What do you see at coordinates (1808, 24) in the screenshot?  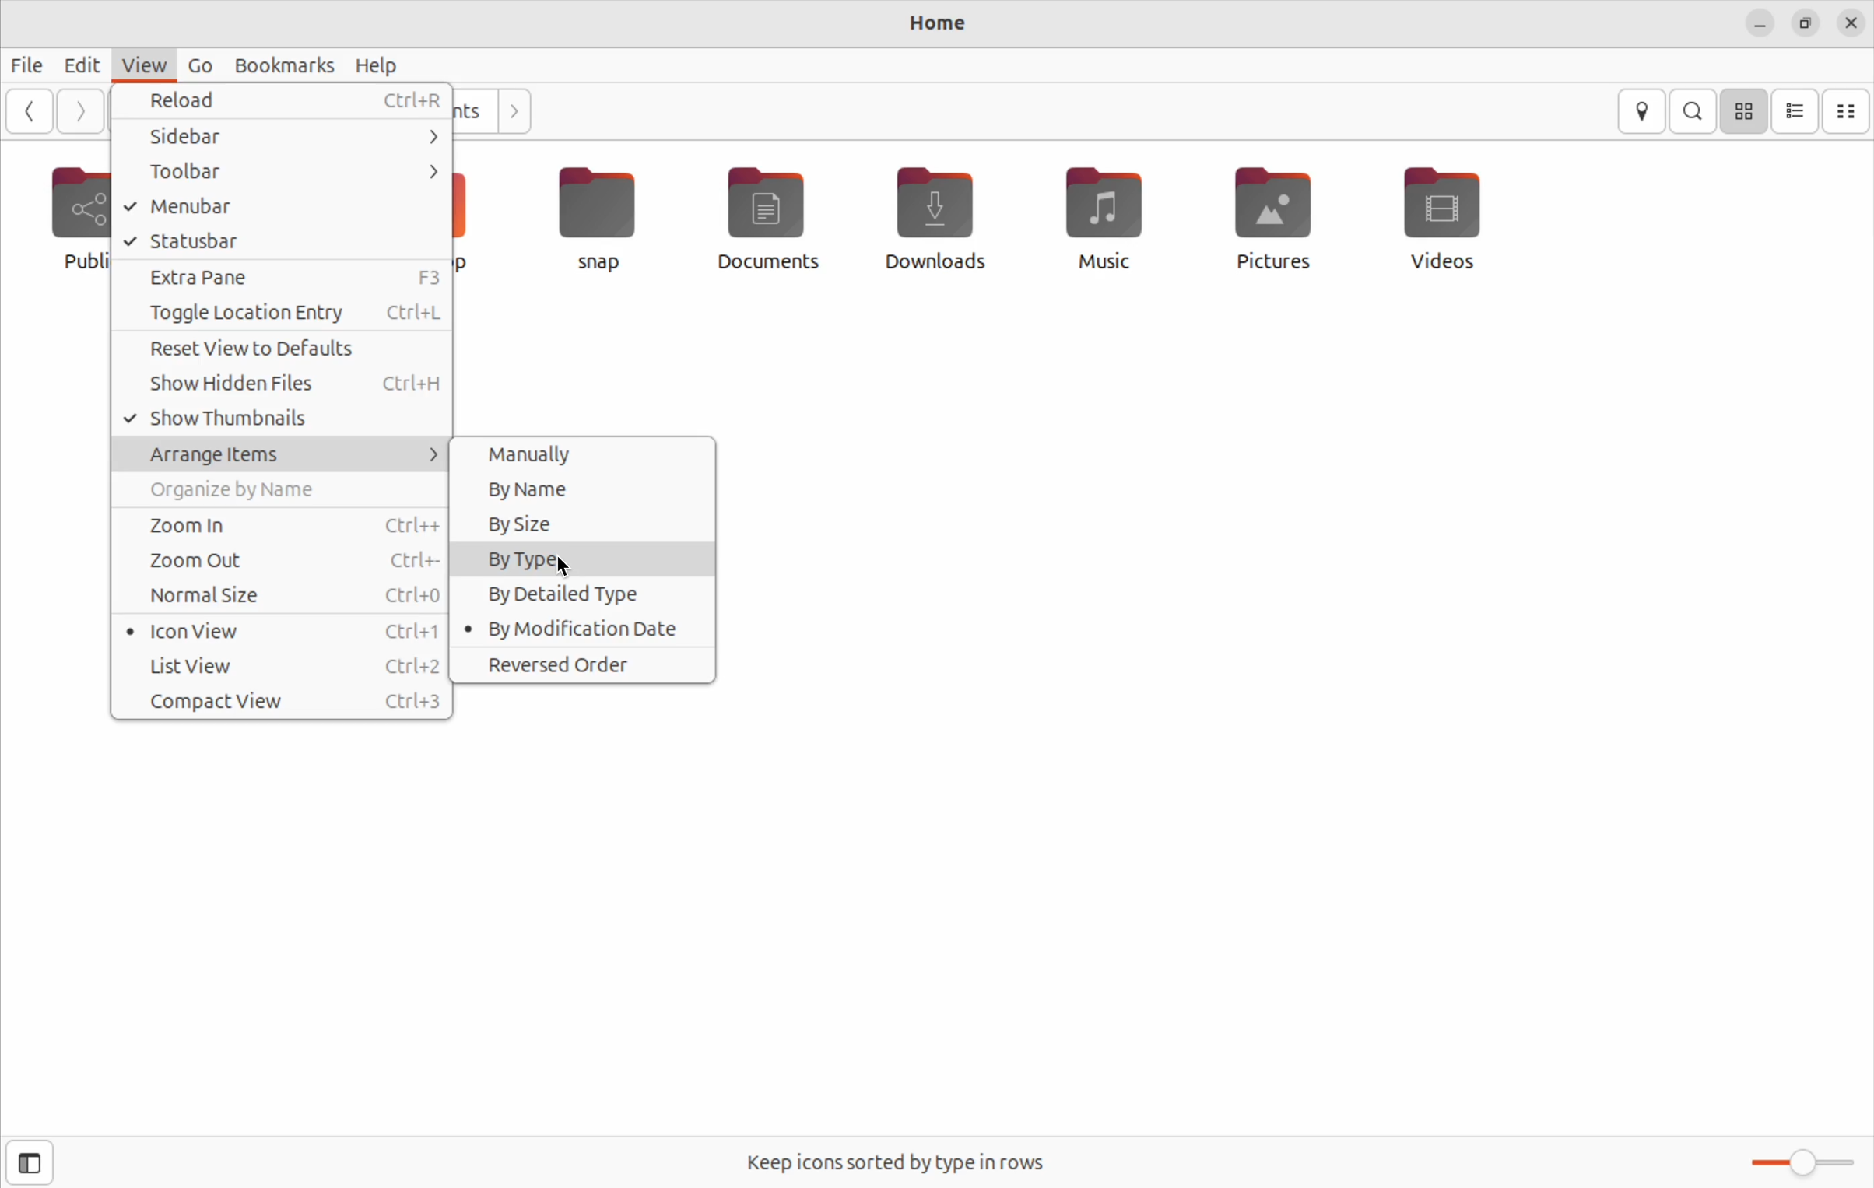 I see `resize` at bounding box center [1808, 24].